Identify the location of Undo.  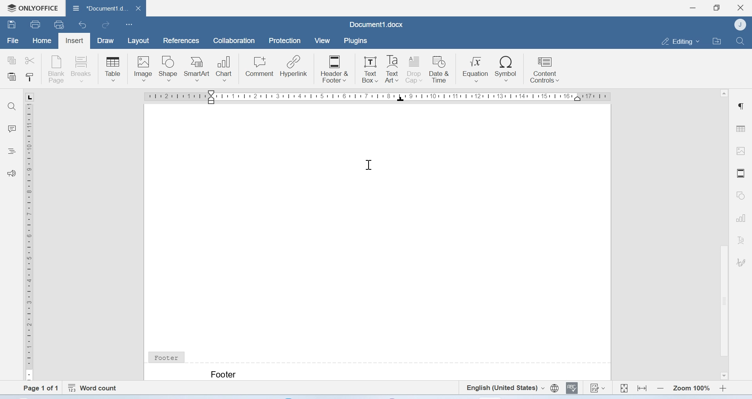
(83, 25).